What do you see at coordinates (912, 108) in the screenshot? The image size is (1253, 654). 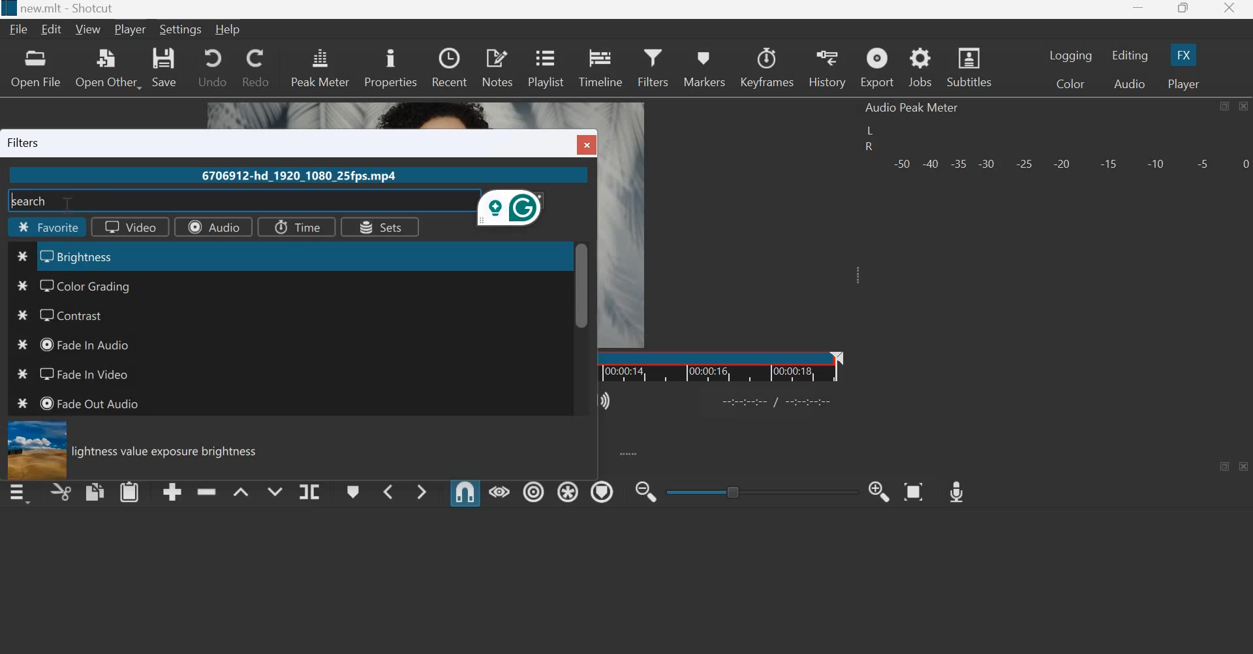 I see `Audio Peak Meter` at bounding box center [912, 108].